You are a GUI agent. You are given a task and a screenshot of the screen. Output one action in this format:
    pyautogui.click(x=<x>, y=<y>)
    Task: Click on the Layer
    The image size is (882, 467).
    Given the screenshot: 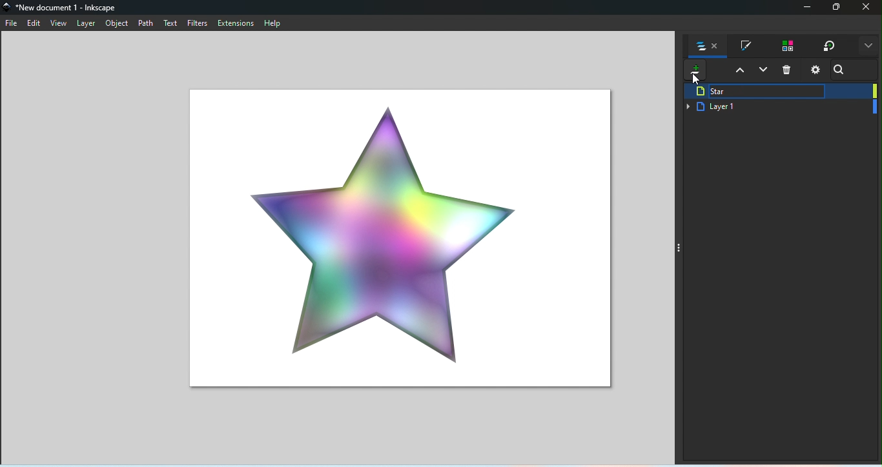 What is the action you would take?
    pyautogui.click(x=87, y=23)
    